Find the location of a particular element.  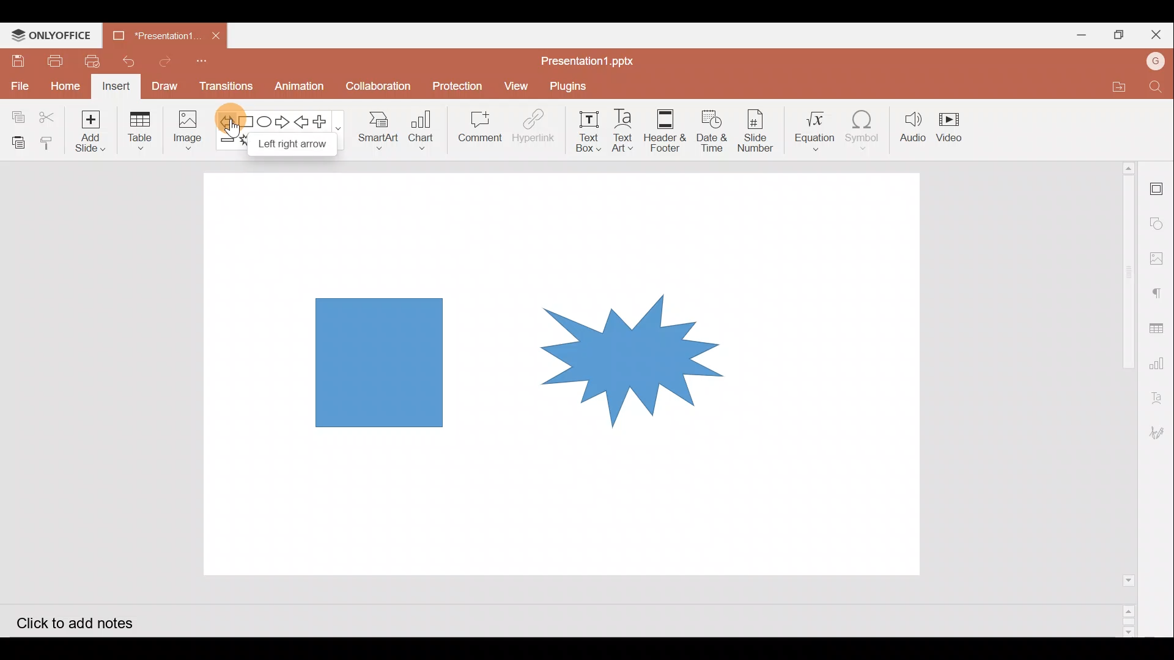

Text box is located at coordinates (591, 130).